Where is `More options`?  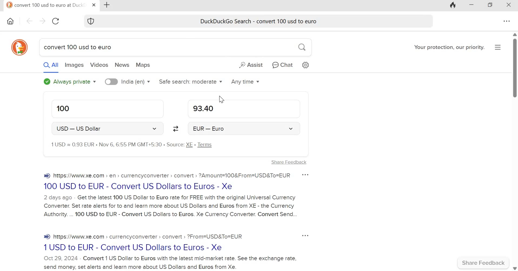
More options is located at coordinates (307, 175).